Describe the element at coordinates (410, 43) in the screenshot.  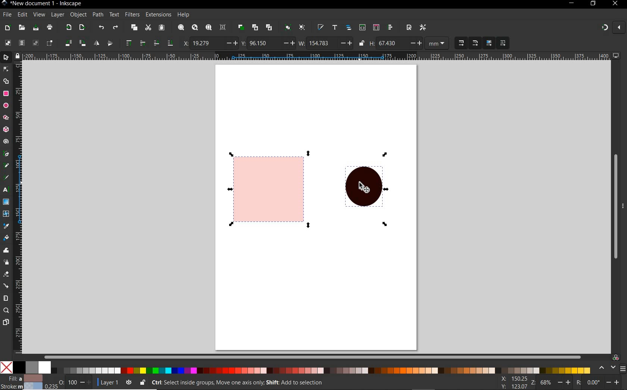
I see `height of selection` at that location.